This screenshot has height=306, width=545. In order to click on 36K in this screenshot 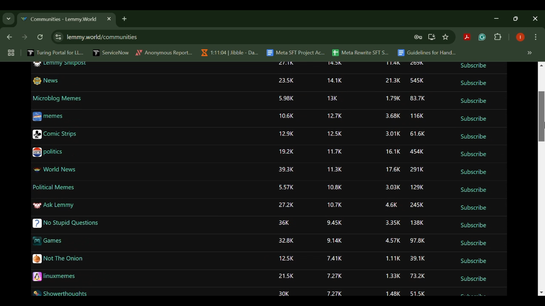, I will do `click(285, 225)`.